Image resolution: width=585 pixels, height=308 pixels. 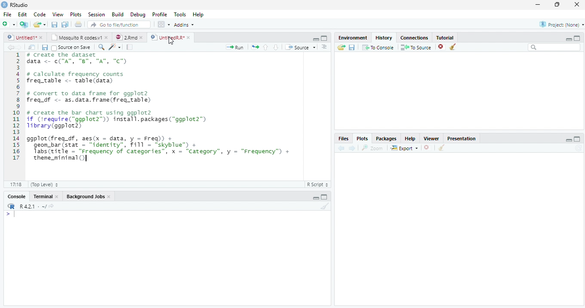 What do you see at coordinates (72, 47) in the screenshot?
I see `Source on Save` at bounding box center [72, 47].